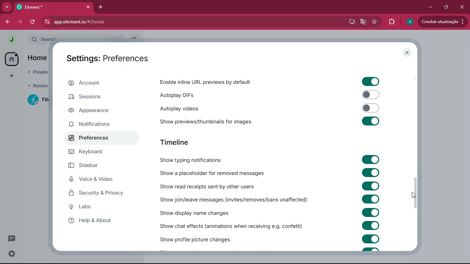 The width and height of the screenshot is (470, 264). What do you see at coordinates (100, 193) in the screenshot?
I see `security & privacy` at bounding box center [100, 193].